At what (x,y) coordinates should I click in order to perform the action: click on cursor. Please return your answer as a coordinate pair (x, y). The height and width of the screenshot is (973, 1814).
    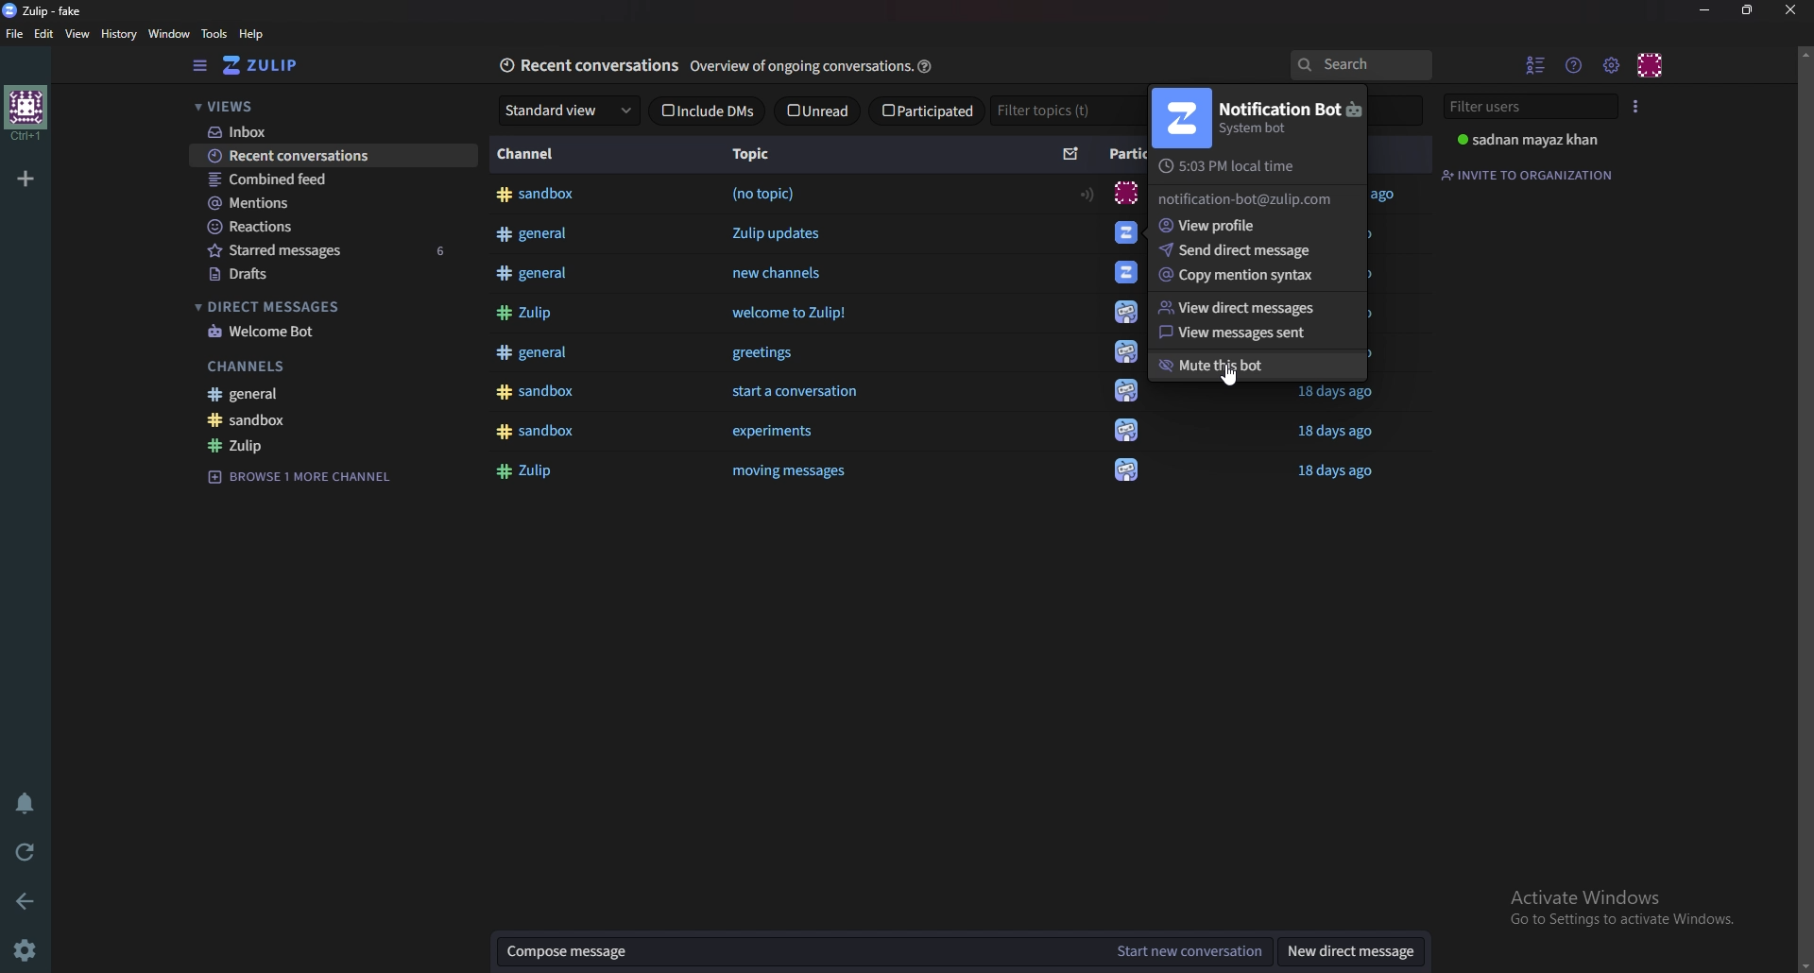
    Looking at the image, I should click on (1231, 378).